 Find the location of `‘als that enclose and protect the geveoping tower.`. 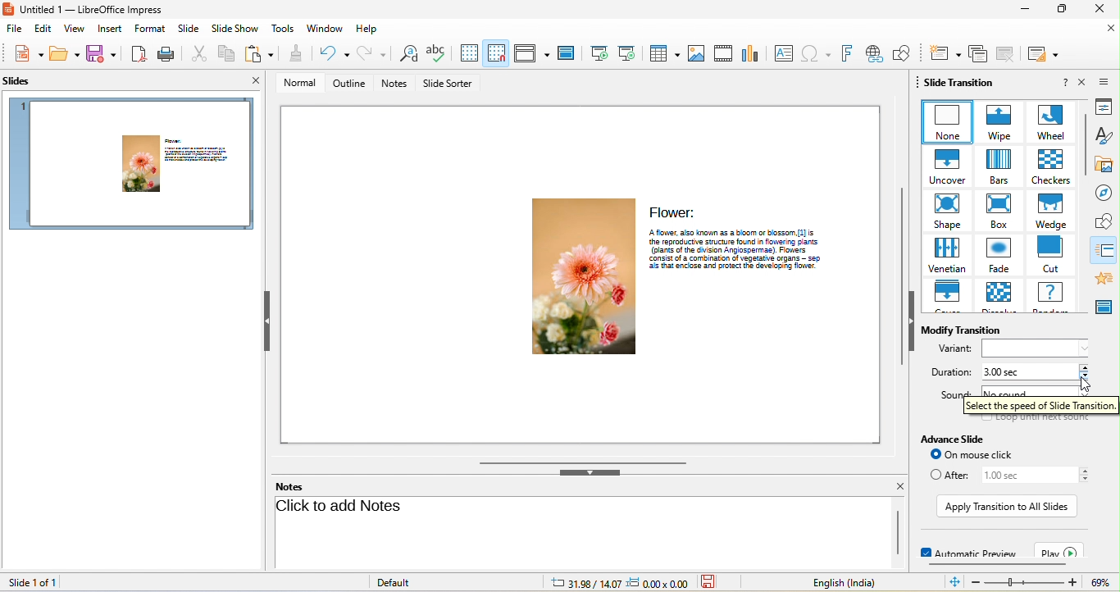

‘als that enclose and protect the geveoping tower. is located at coordinates (744, 267).